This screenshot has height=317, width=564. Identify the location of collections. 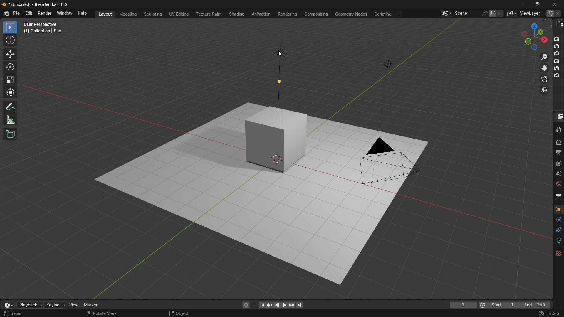
(559, 196).